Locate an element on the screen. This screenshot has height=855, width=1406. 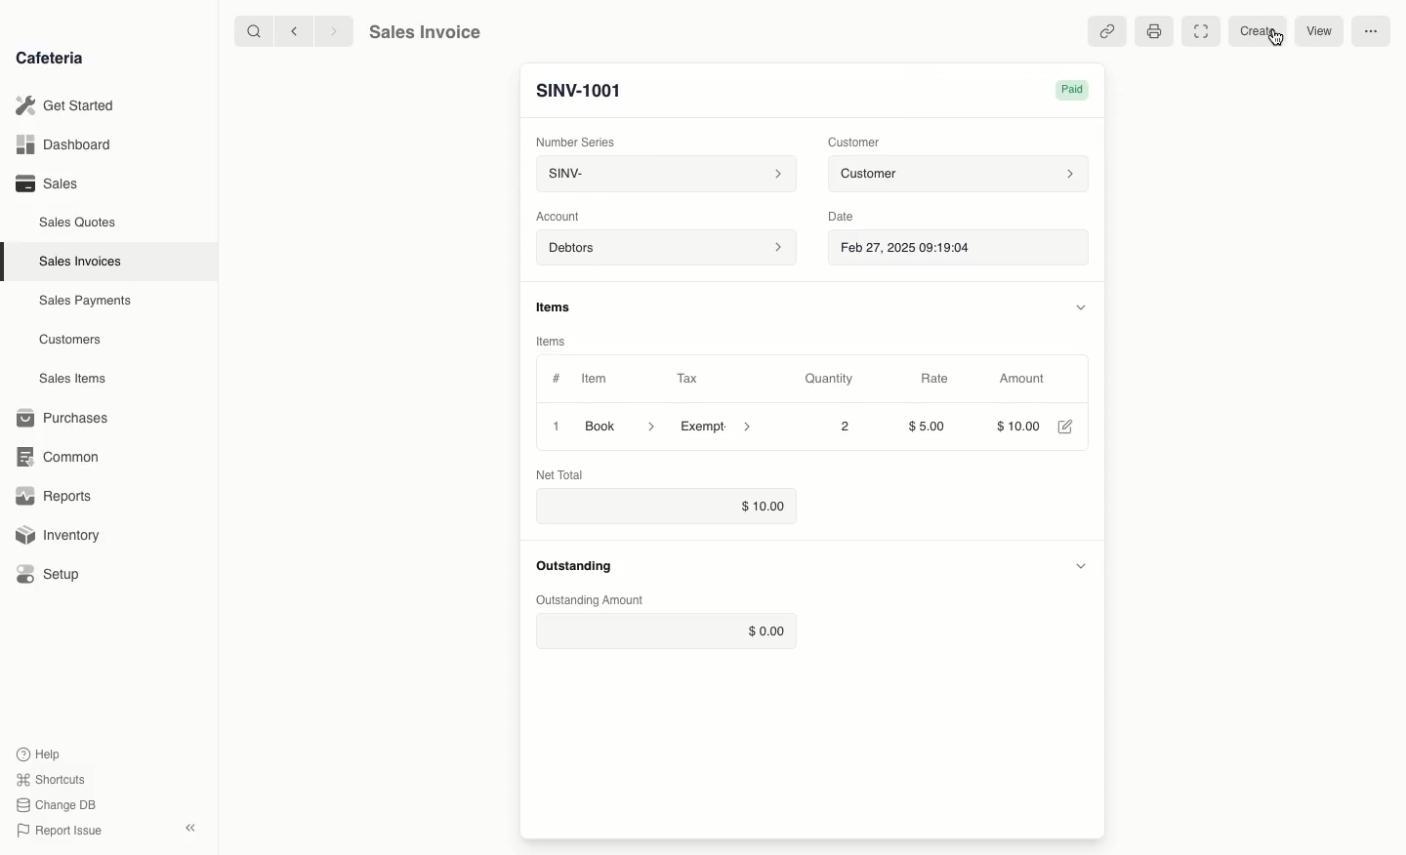
Rate is located at coordinates (934, 379).